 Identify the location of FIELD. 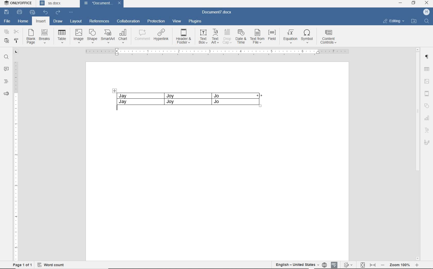
(272, 36).